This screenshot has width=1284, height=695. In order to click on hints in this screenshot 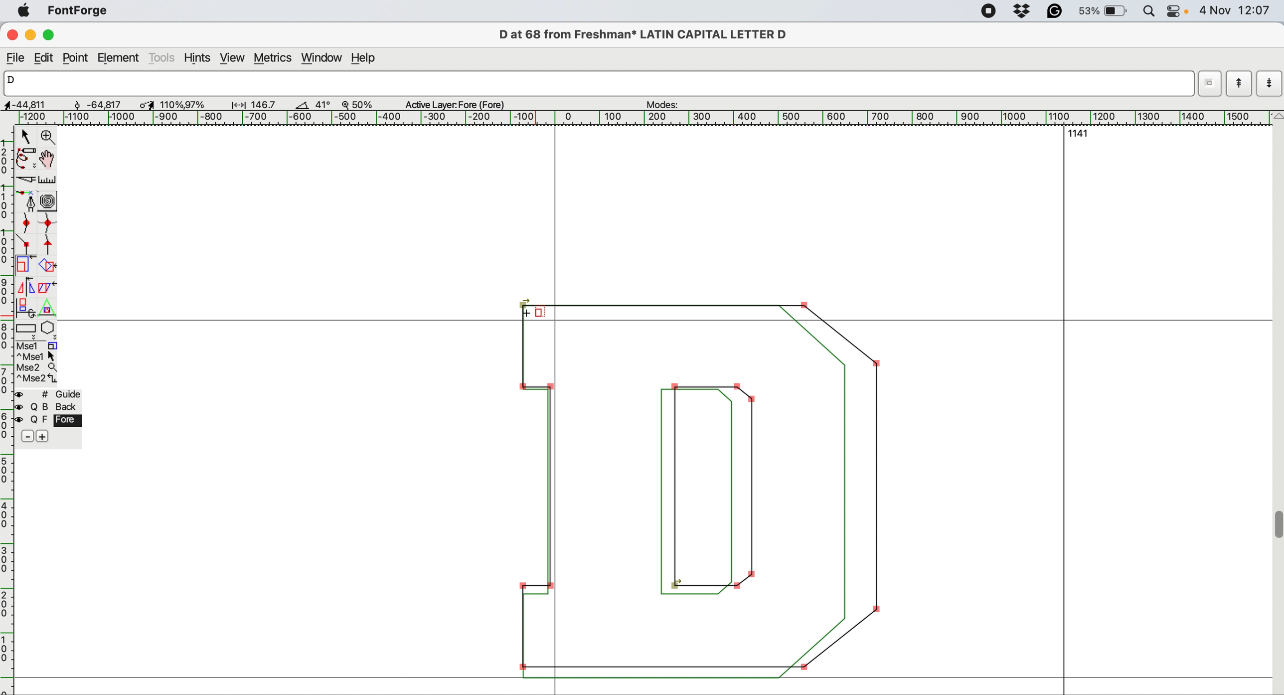, I will do `click(199, 59)`.